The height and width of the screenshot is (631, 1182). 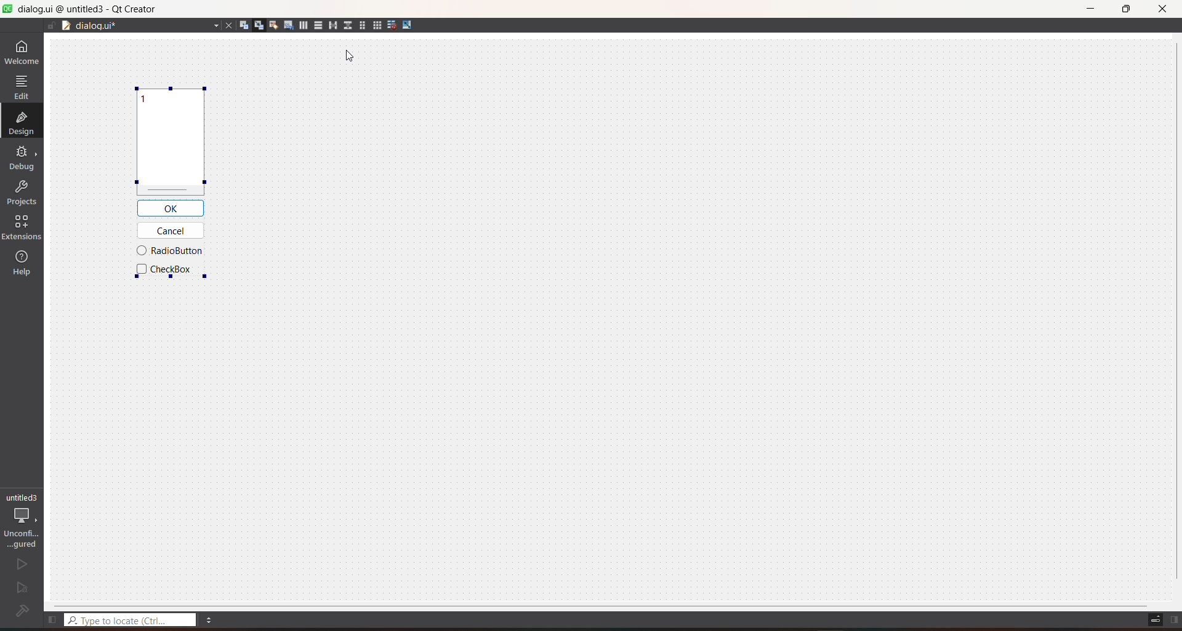 What do you see at coordinates (302, 25) in the screenshot?
I see `layout horizontally` at bounding box center [302, 25].